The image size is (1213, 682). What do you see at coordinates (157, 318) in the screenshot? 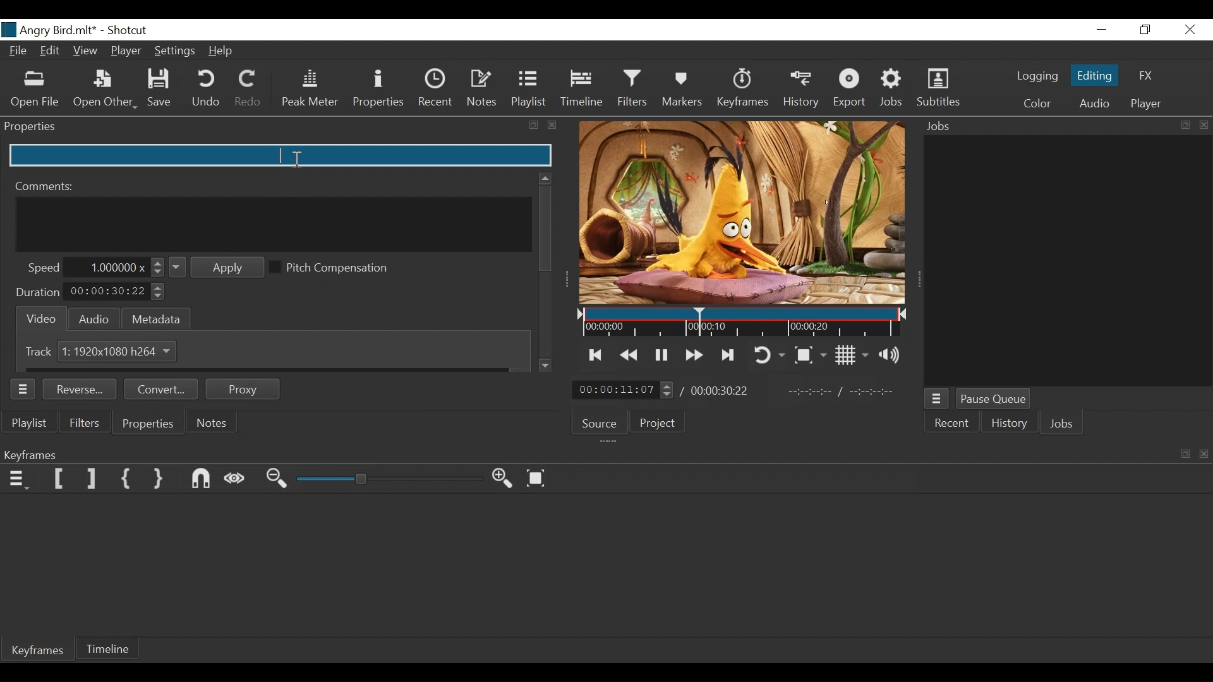
I see `Metadata` at bounding box center [157, 318].